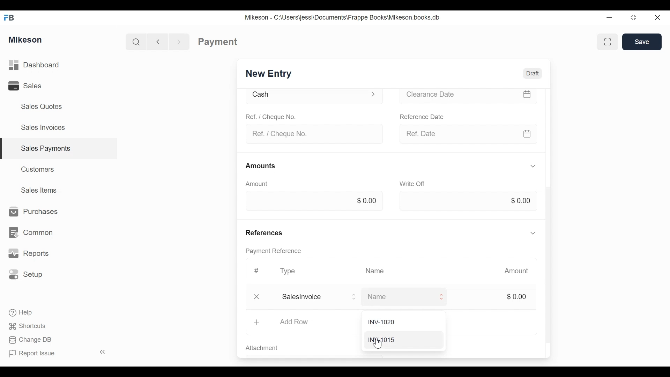 The width and height of the screenshot is (670, 377). Describe the element at coordinates (534, 73) in the screenshot. I see `Draft` at that location.